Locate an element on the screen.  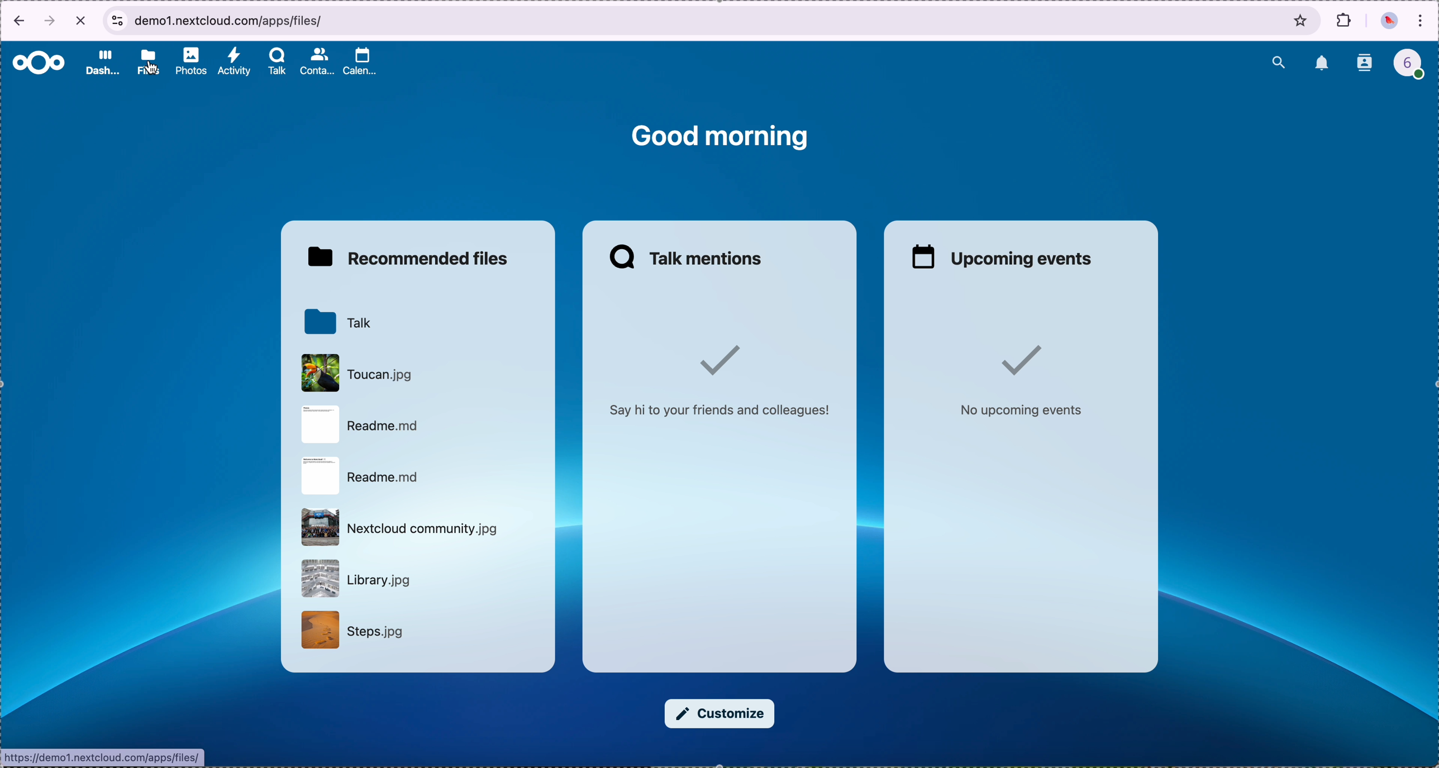
calendar is located at coordinates (362, 64).